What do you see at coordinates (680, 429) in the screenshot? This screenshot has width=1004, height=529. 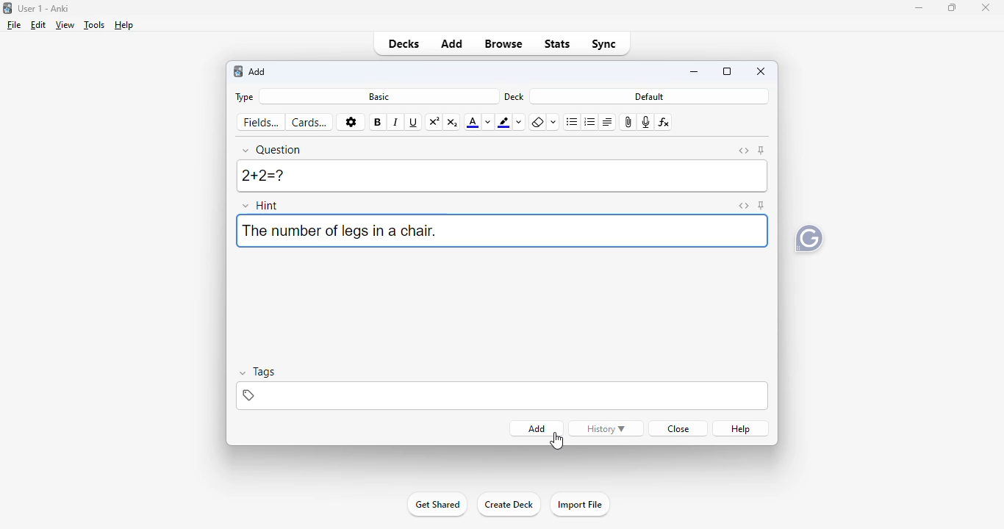 I see `close` at bounding box center [680, 429].